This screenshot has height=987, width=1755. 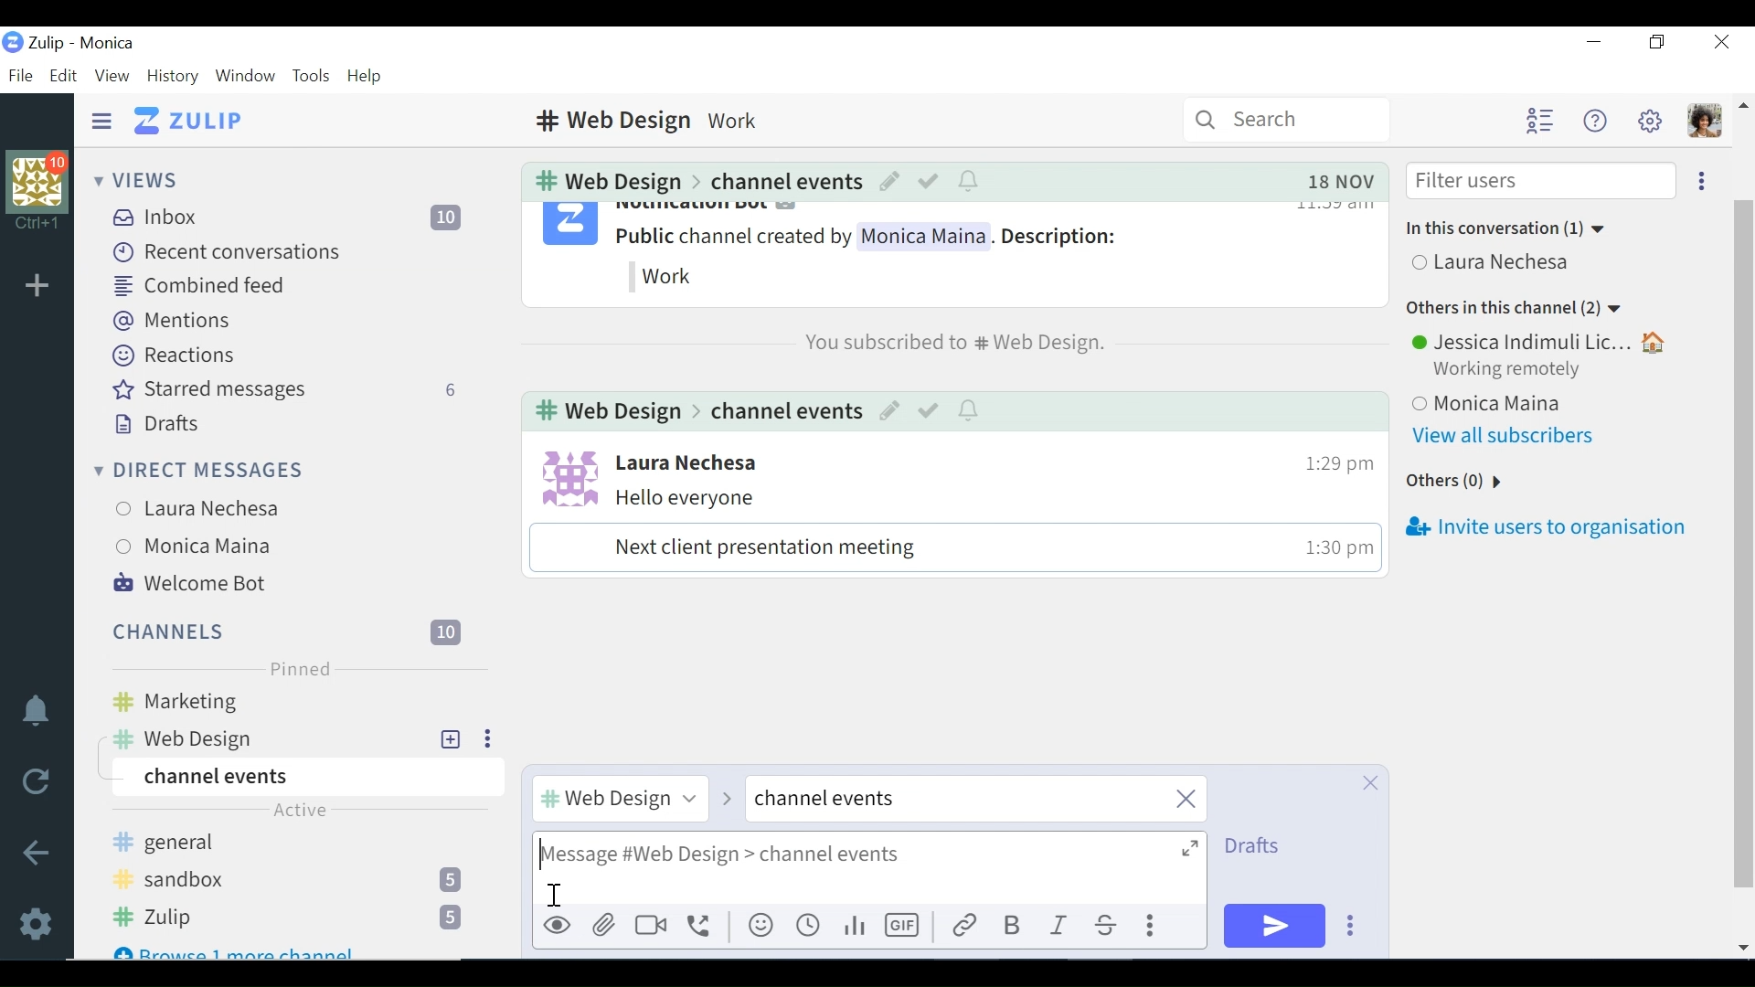 I want to click on web design Channel, so click(x=602, y=181).